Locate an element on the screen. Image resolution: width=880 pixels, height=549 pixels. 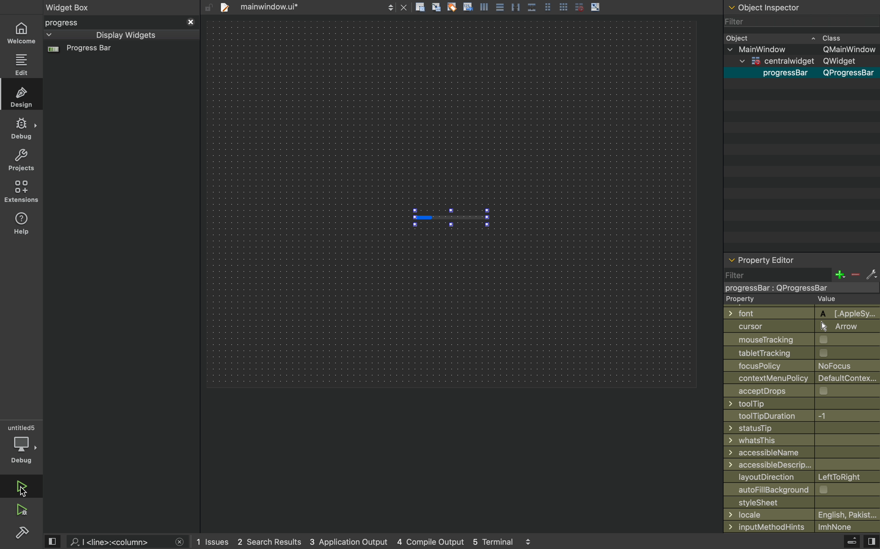
inputmethodhints is located at coordinates (801, 526).